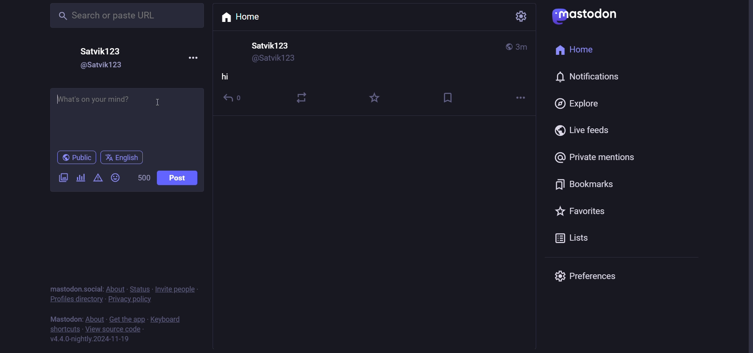 Image resolution: width=753 pixels, height=353 pixels. What do you see at coordinates (75, 301) in the screenshot?
I see `profiles` at bounding box center [75, 301].